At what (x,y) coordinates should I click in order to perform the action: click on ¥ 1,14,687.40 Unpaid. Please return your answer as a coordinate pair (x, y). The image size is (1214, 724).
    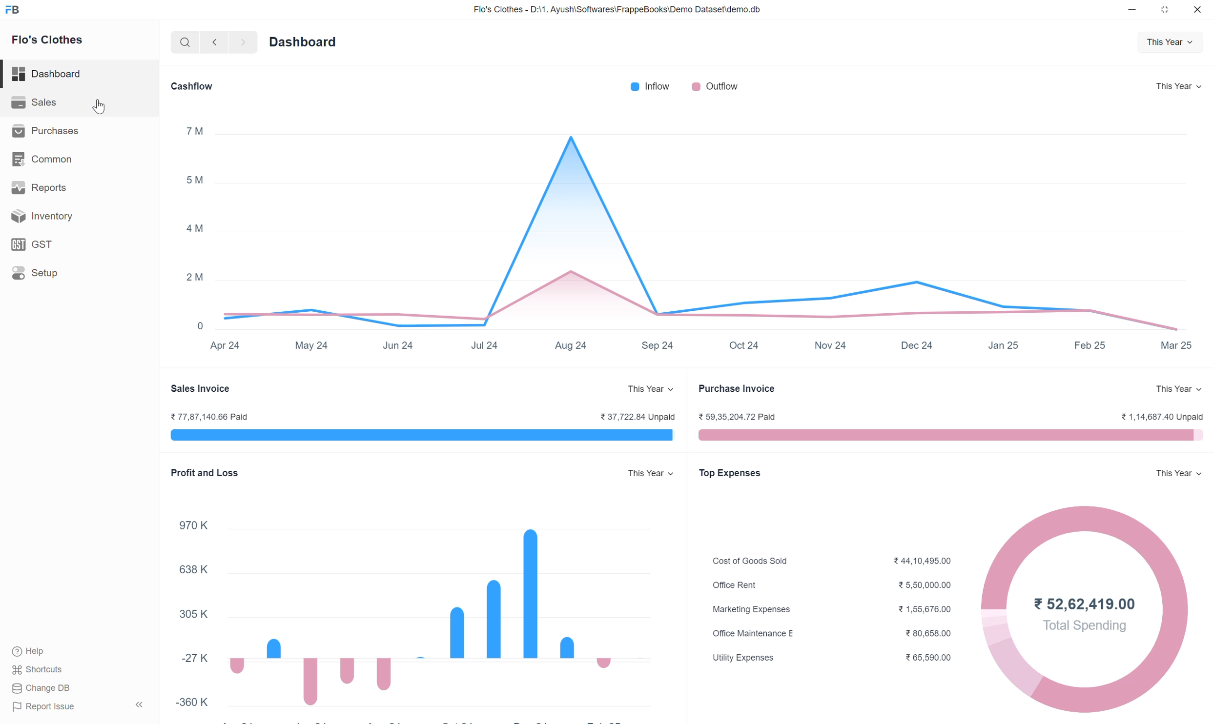
    Looking at the image, I should click on (1158, 414).